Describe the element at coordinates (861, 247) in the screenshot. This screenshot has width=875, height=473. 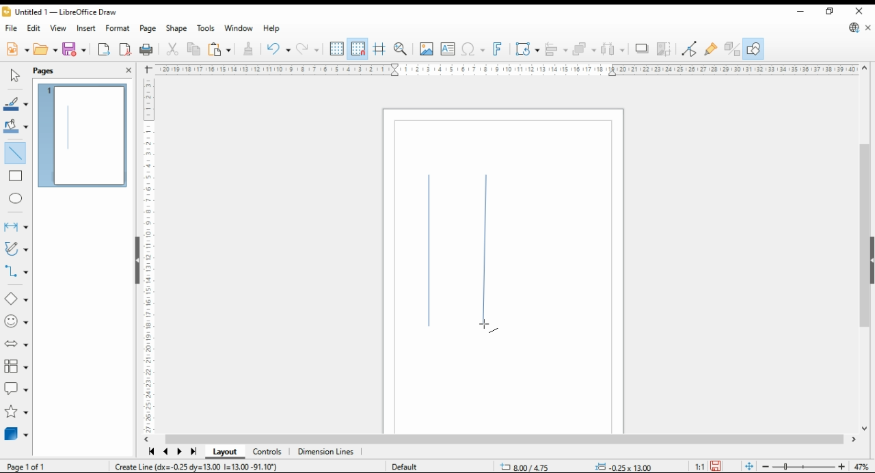
I see `scroll bar` at that location.